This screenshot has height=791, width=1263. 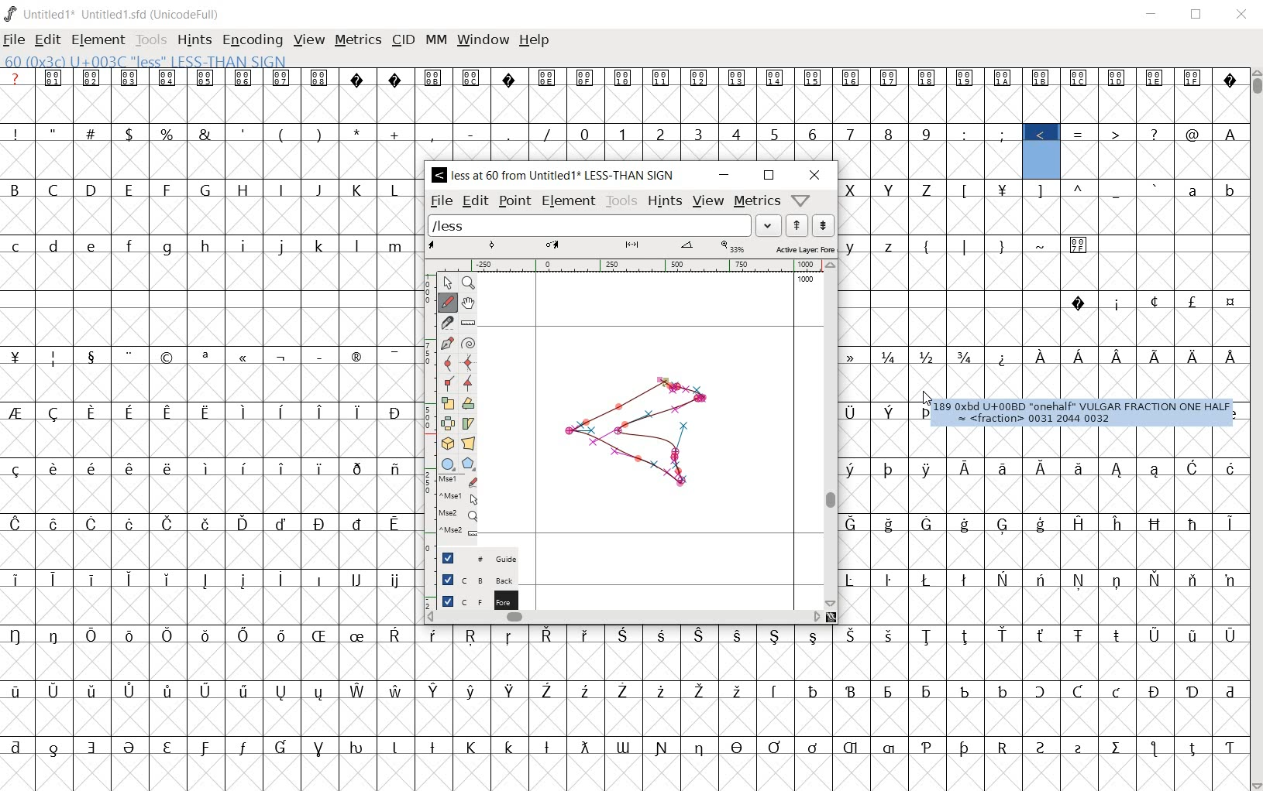 What do you see at coordinates (209, 608) in the screenshot?
I see `empty cells` at bounding box center [209, 608].